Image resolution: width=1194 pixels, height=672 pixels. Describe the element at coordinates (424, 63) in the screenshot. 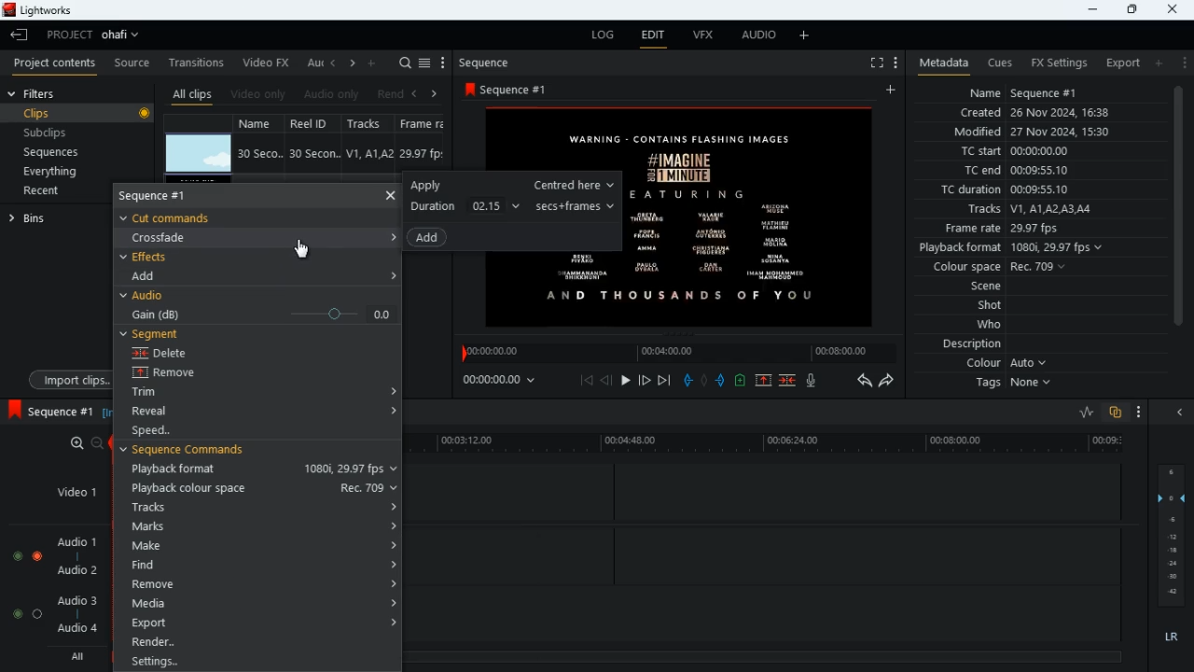

I see `list` at that location.